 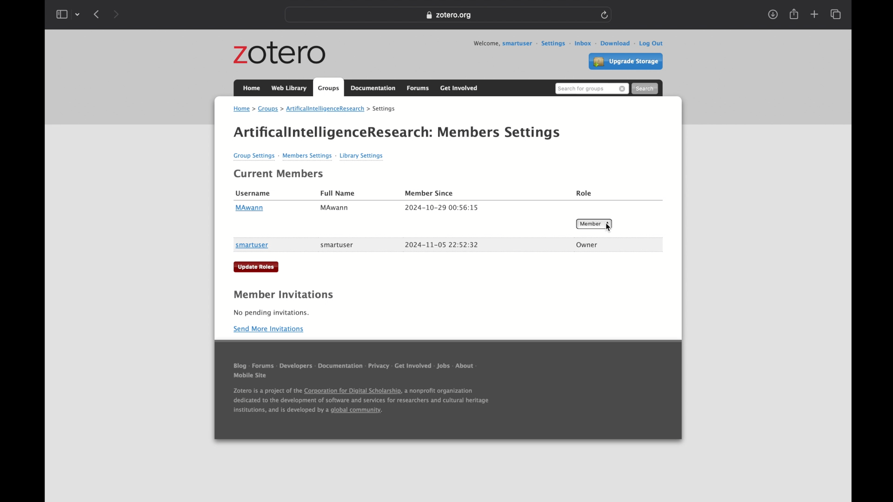 I want to click on web address, so click(x=448, y=15).